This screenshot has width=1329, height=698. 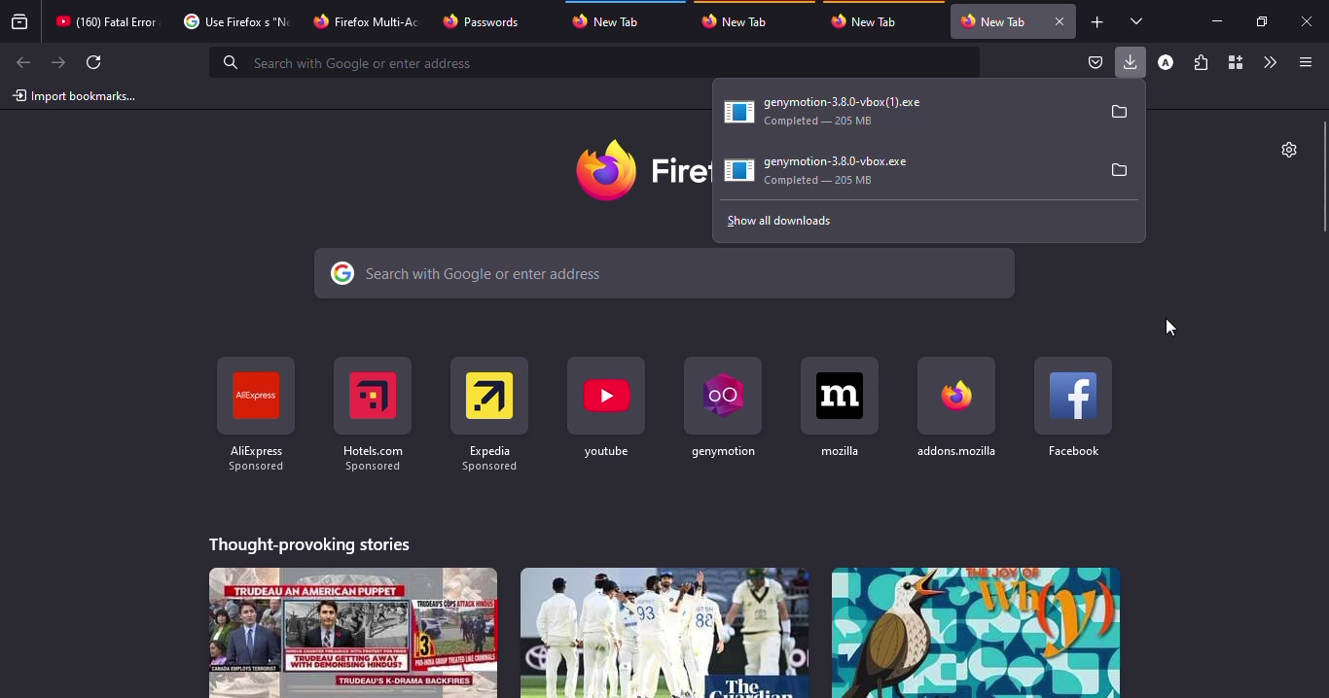 What do you see at coordinates (106, 21) in the screenshot?
I see `tab` at bounding box center [106, 21].